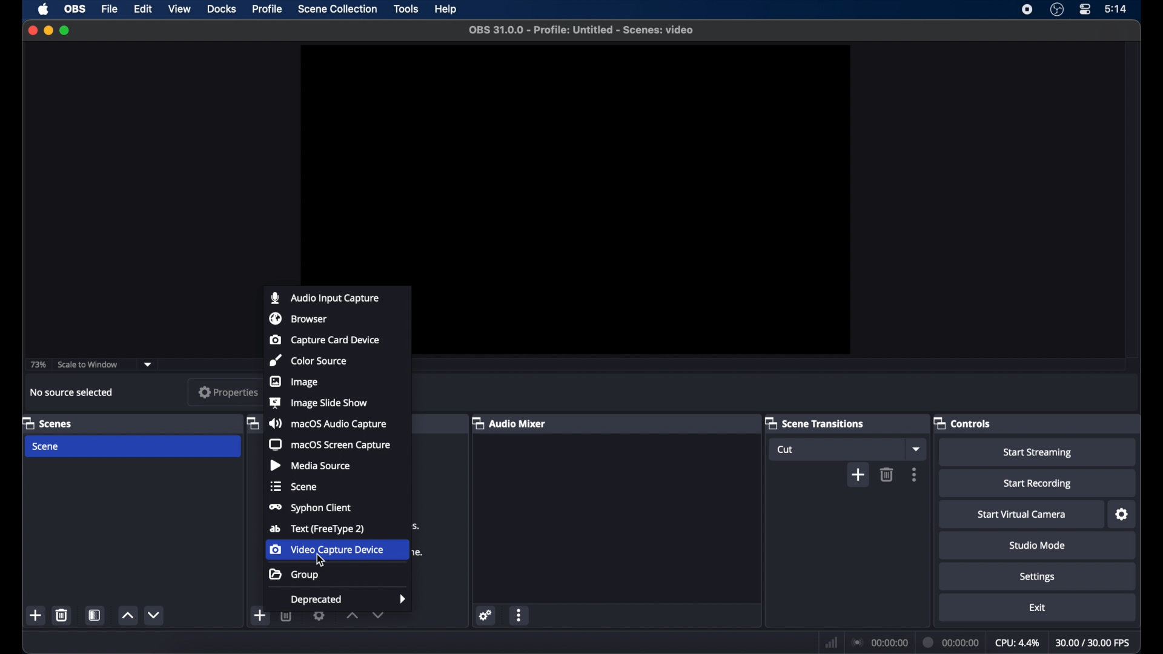 Image resolution: width=1163 pixels, height=654 pixels. Describe the element at coordinates (1038, 453) in the screenshot. I see `start streaming` at that location.